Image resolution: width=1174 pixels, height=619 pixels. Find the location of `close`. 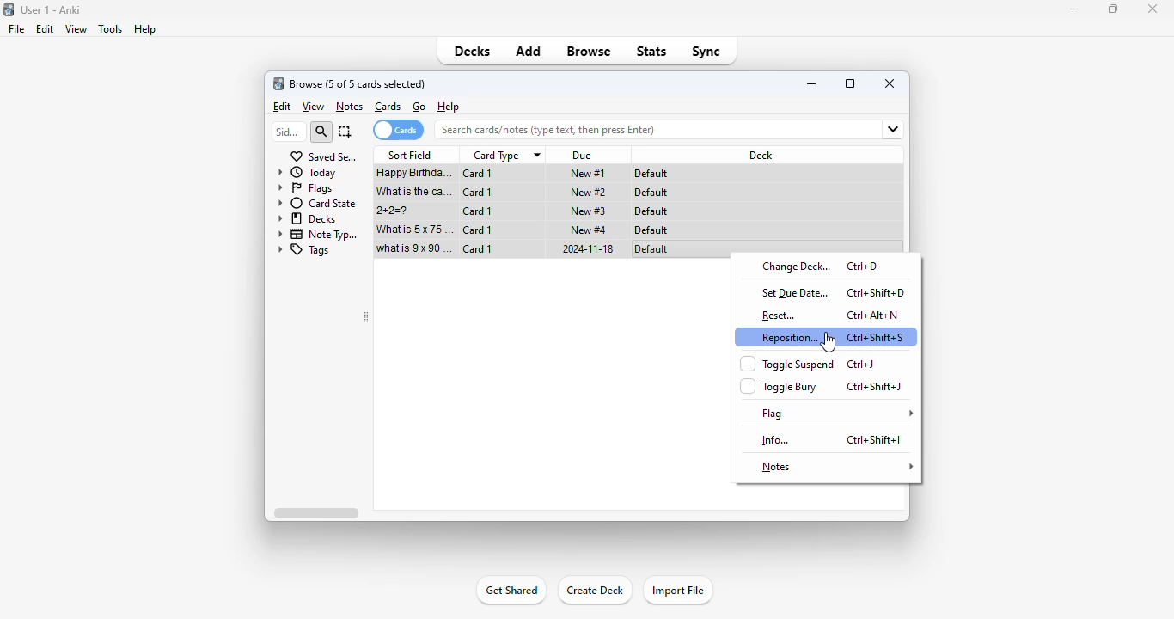

close is located at coordinates (1153, 9).